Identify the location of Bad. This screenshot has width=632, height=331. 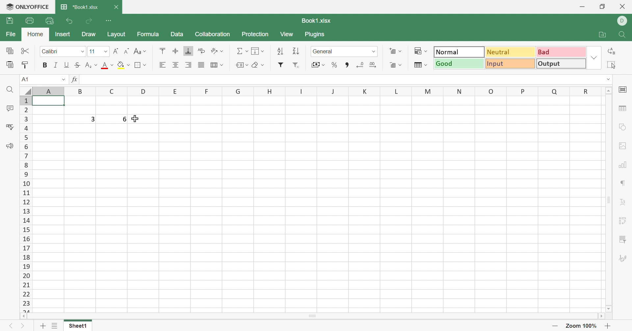
(561, 53).